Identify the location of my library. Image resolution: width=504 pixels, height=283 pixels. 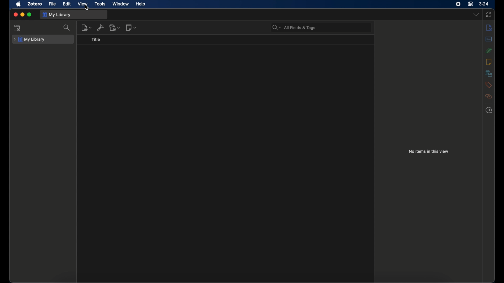
(29, 40).